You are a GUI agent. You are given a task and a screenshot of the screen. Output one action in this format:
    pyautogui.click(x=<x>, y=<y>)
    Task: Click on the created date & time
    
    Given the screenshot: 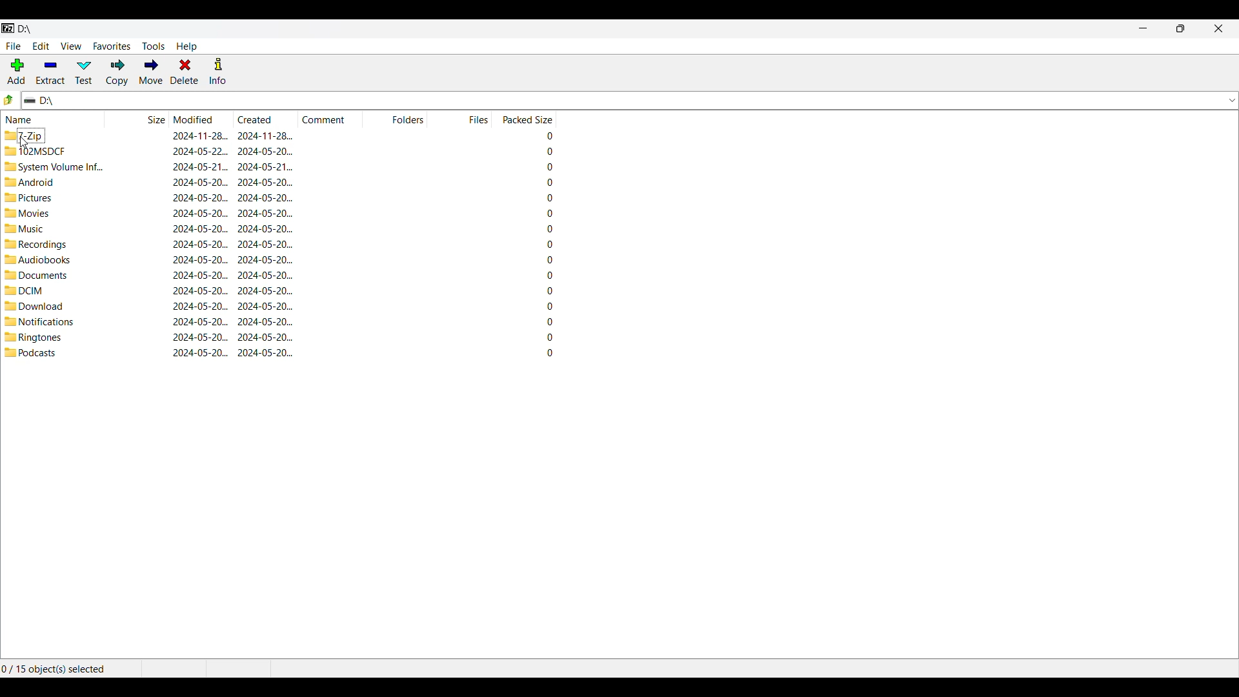 What is the action you would take?
    pyautogui.click(x=265, y=275)
    